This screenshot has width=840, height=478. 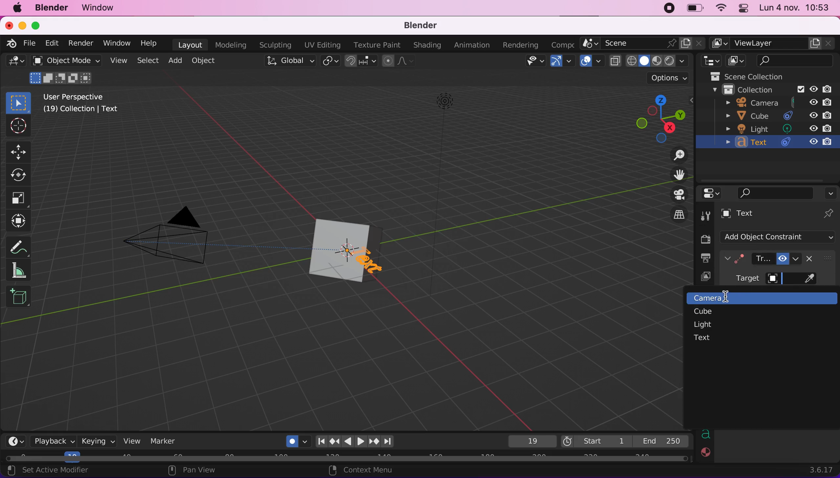 What do you see at coordinates (234, 45) in the screenshot?
I see `modeling` at bounding box center [234, 45].